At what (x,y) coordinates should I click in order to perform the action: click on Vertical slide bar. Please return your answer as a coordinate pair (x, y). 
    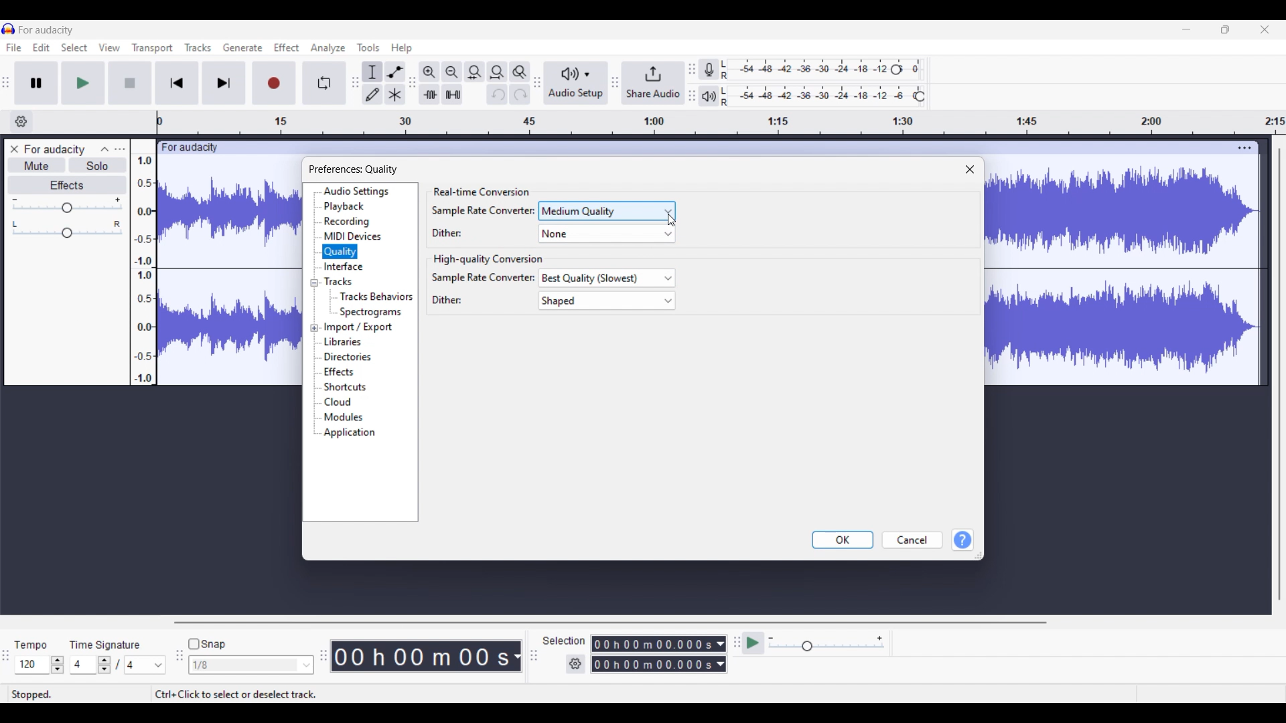
    Looking at the image, I should click on (1279, 375).